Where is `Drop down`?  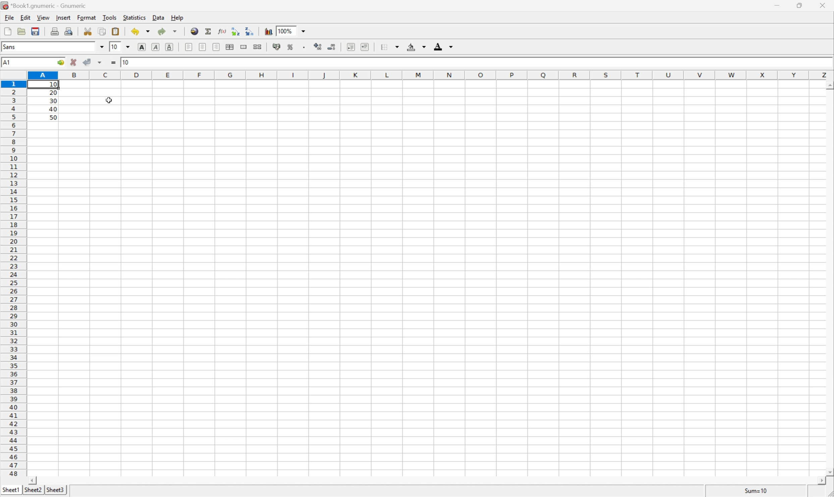 Drop down is located at coordinates (150, 32).